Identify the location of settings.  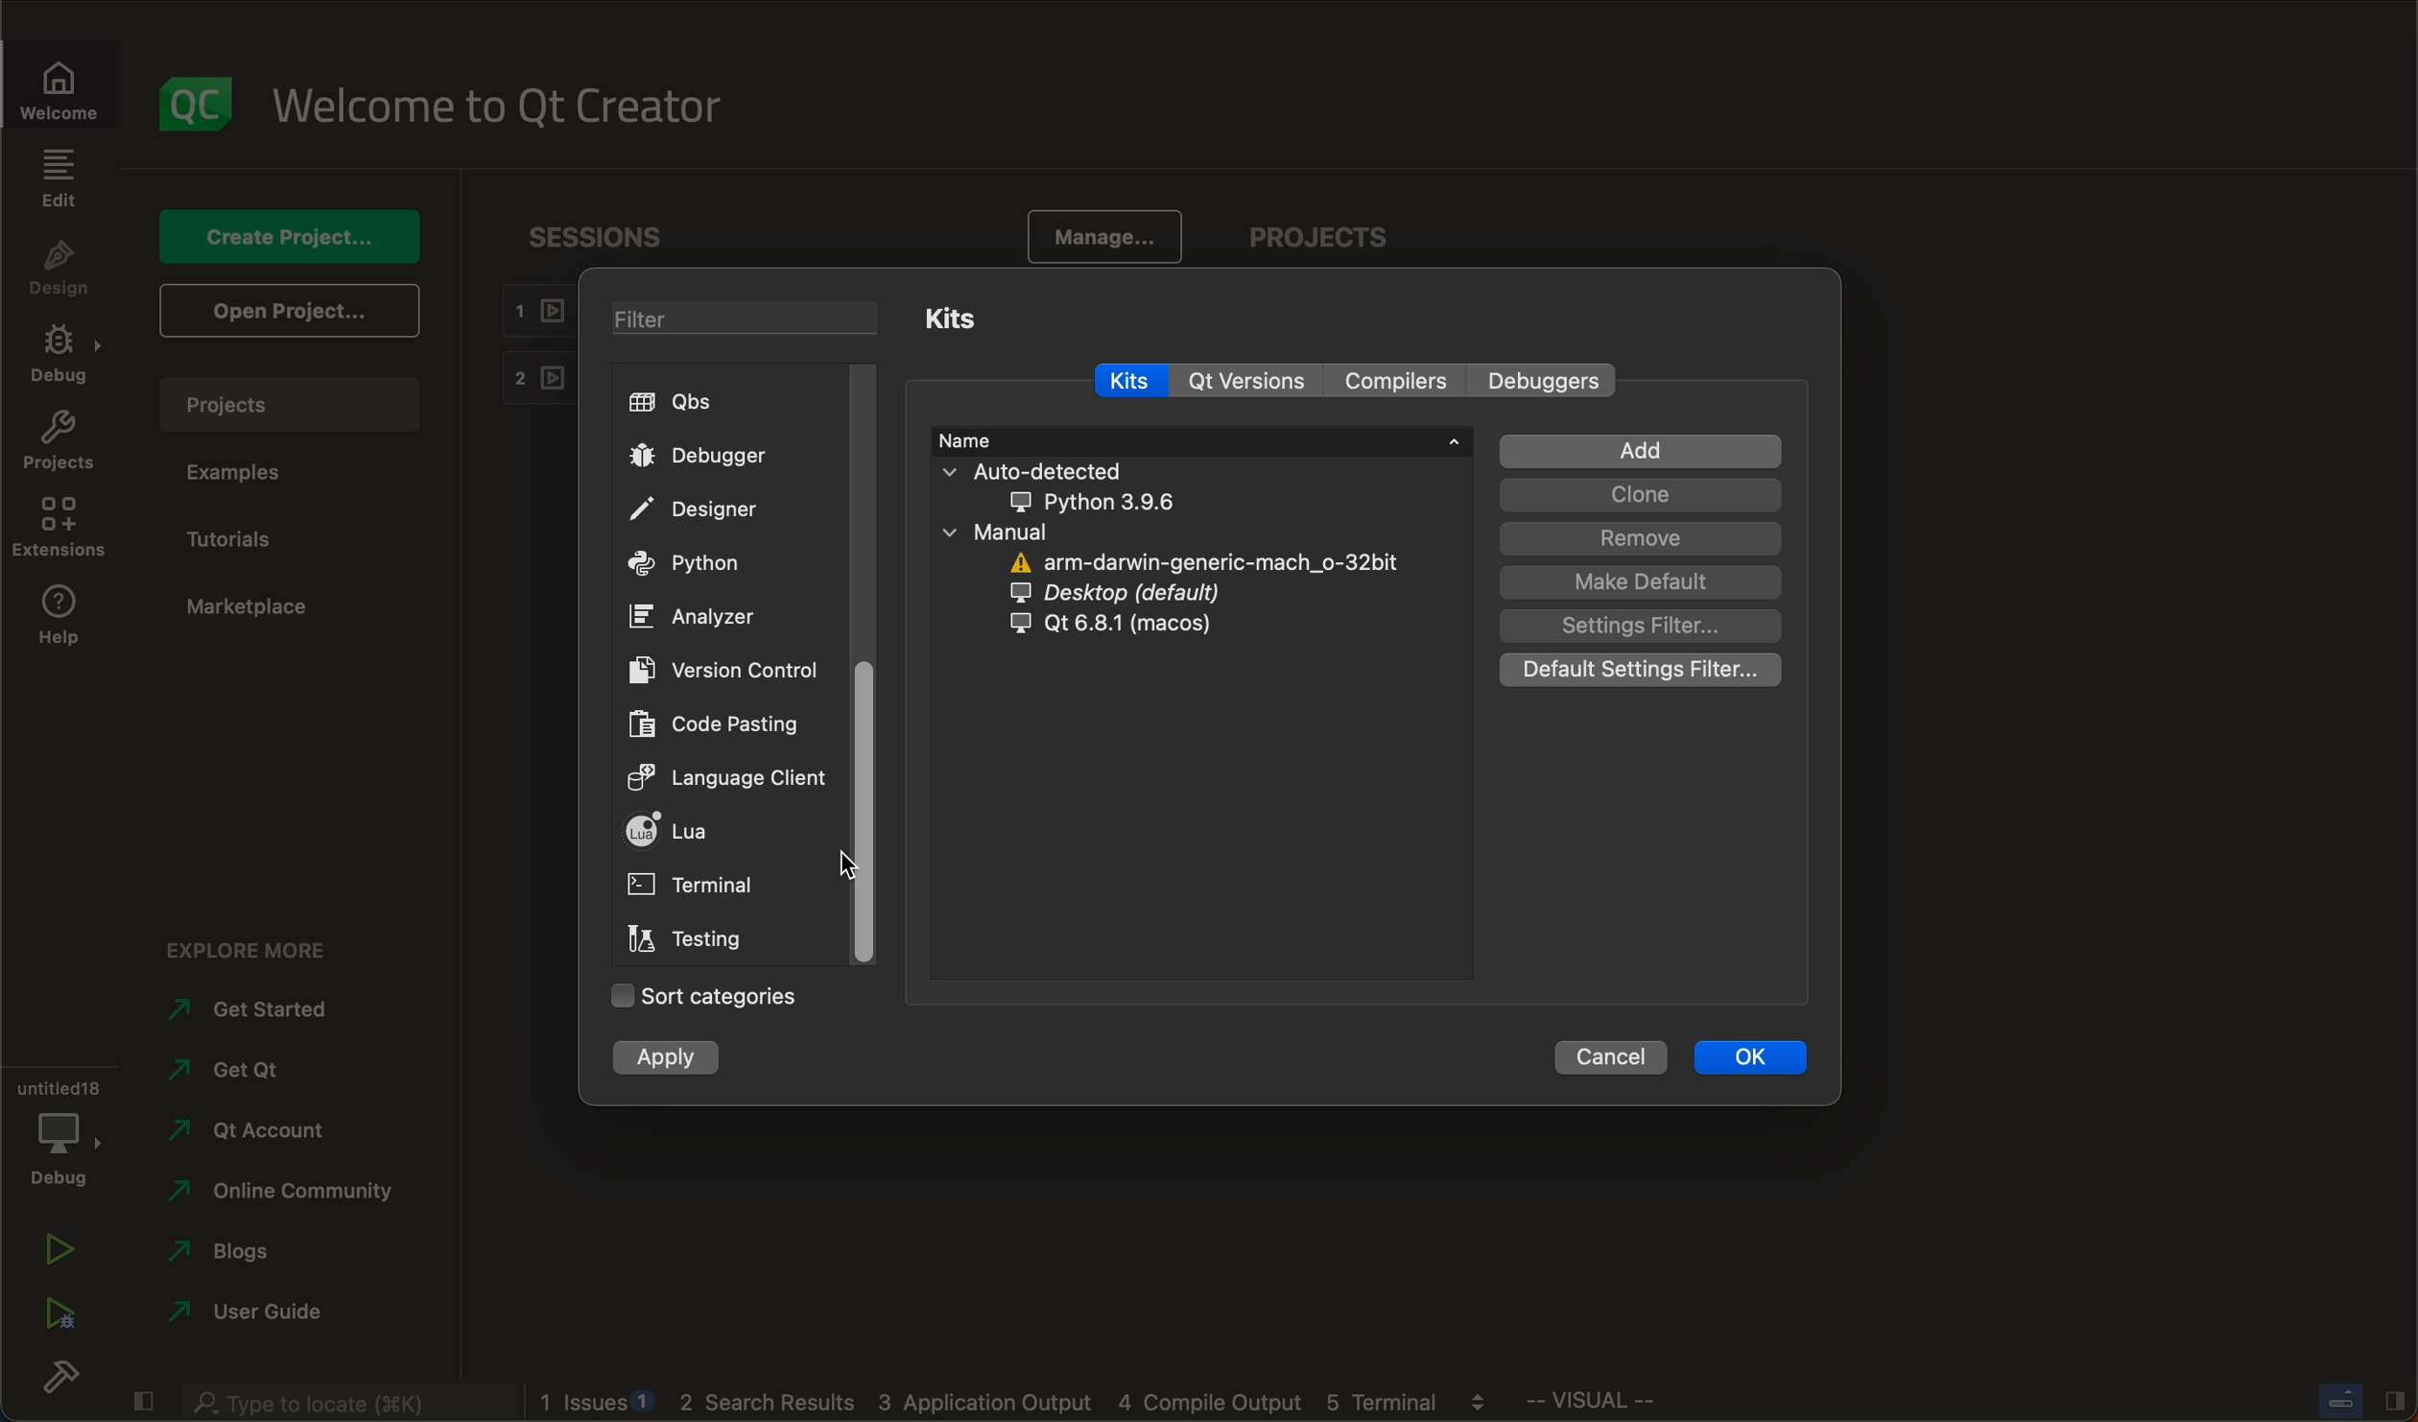
(1647, 625).